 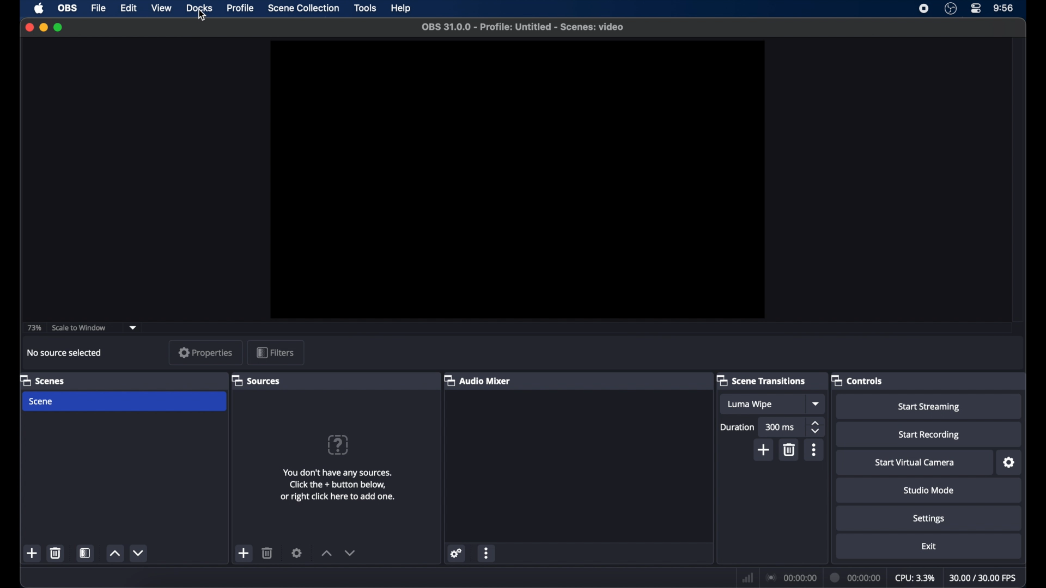 I want to click on no source selected, so click(x=66, y=353).